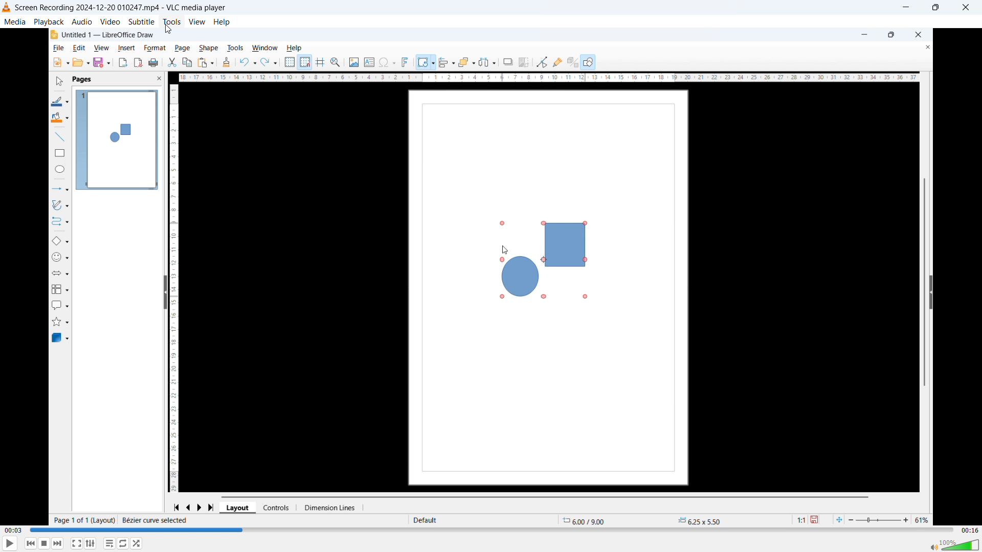 This screenshot has width=982, height=552. Describe the element at coordinates (90, 544) in the screenshot. I see `Show extended settings` at that location.